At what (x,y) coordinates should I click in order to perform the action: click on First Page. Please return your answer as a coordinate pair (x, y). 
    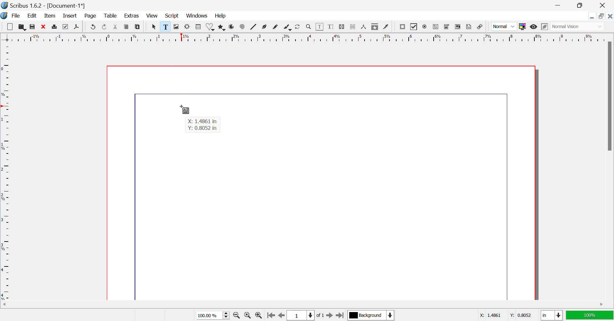
    Looking at the image, I should click on (271, 315).